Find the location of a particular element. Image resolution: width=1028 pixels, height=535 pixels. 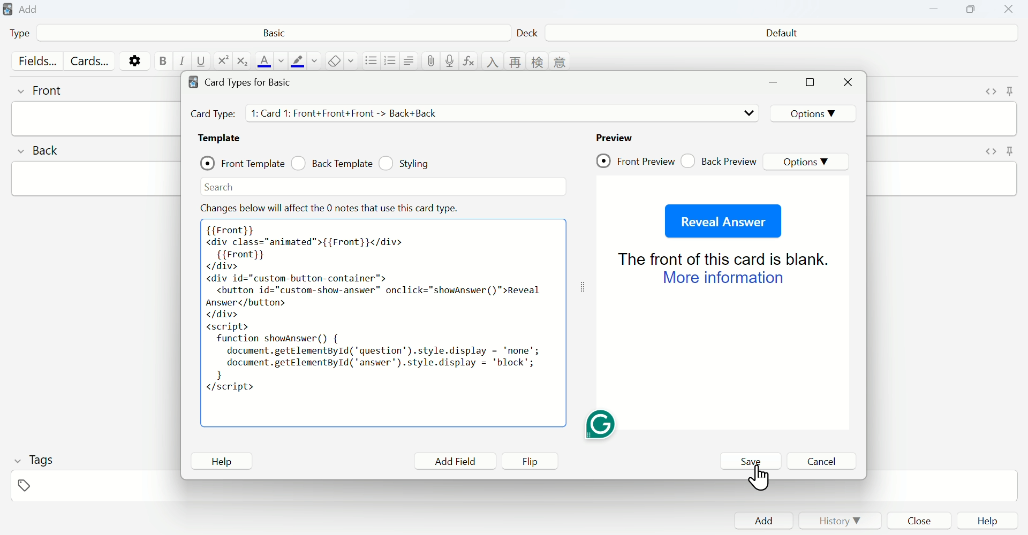

language is located at coordinates (560, 61).